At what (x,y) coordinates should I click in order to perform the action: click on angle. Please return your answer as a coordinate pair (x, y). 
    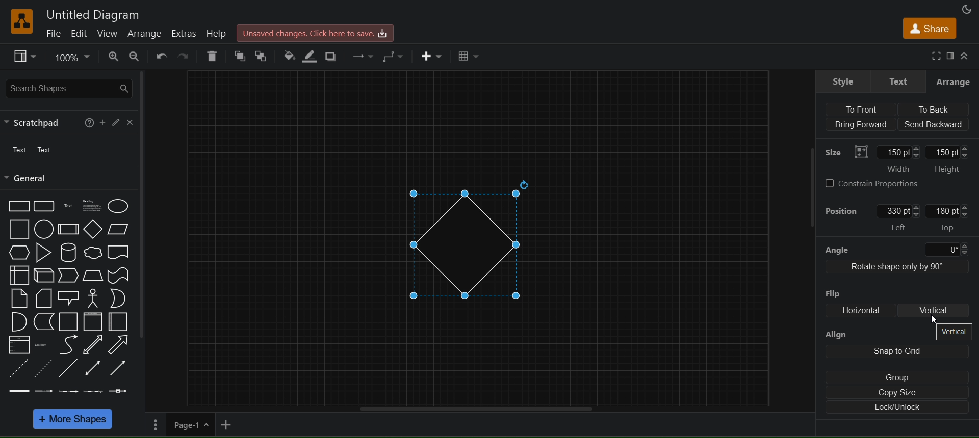
    Looking at the image, I should click on (895, 248).